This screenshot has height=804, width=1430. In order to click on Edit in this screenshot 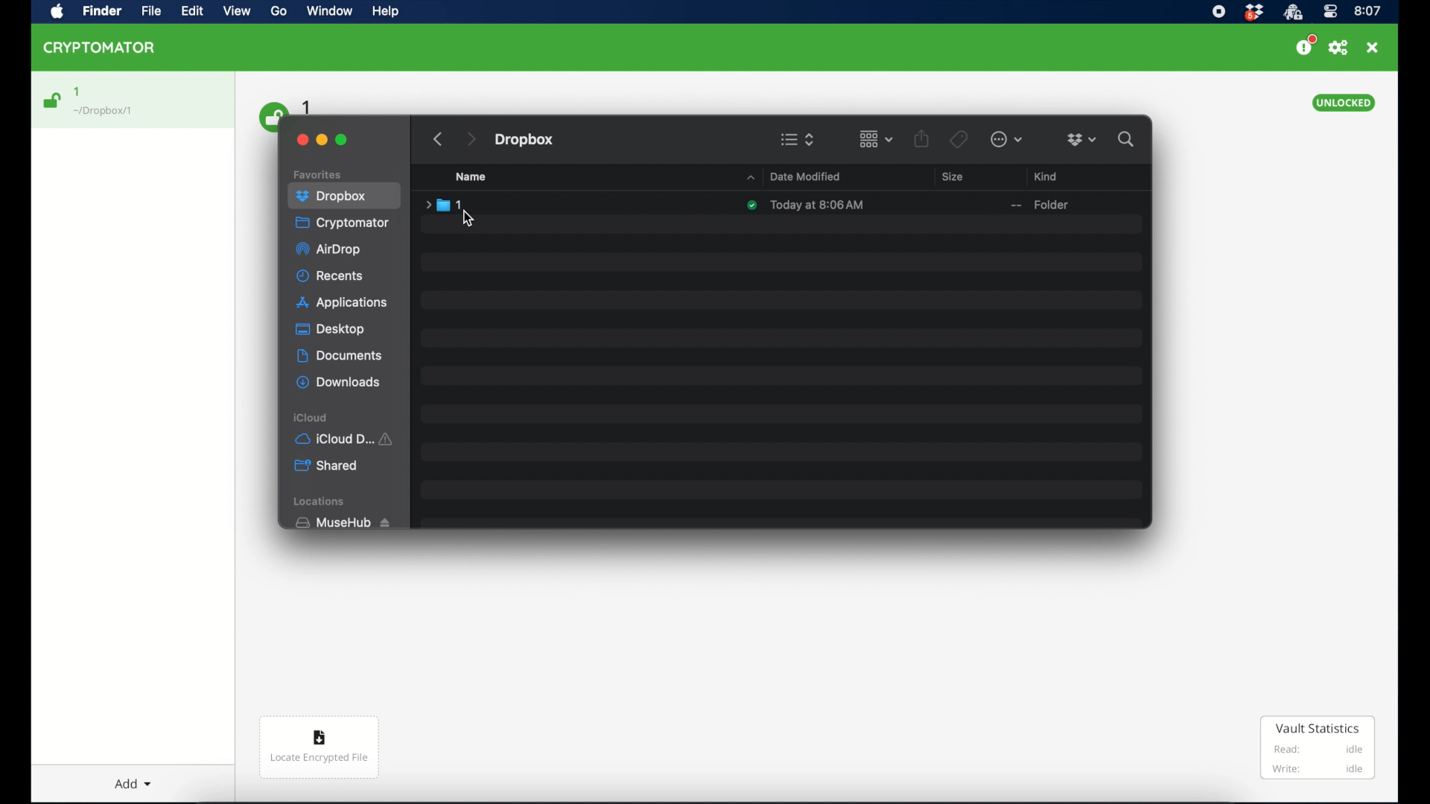, I will do `click(194, 12)`.